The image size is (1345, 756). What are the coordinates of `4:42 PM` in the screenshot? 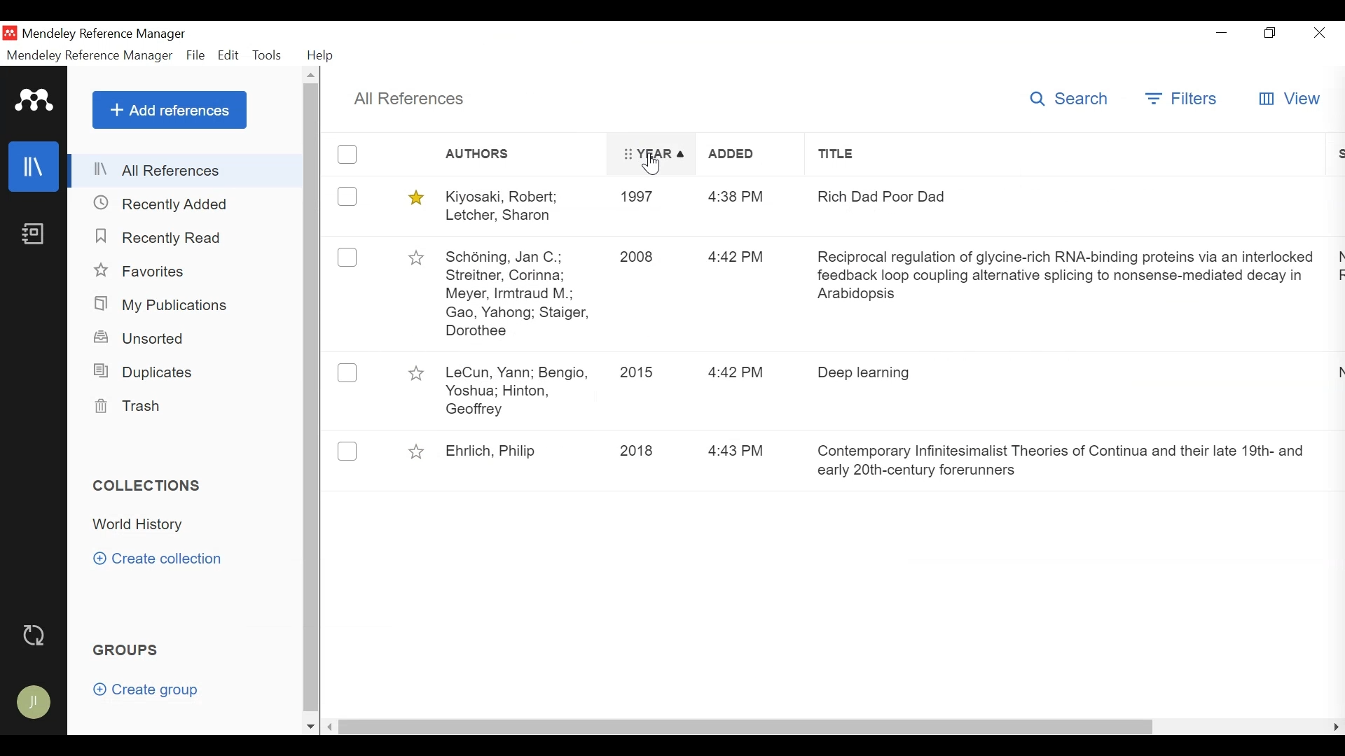 It's located at (738, 372).